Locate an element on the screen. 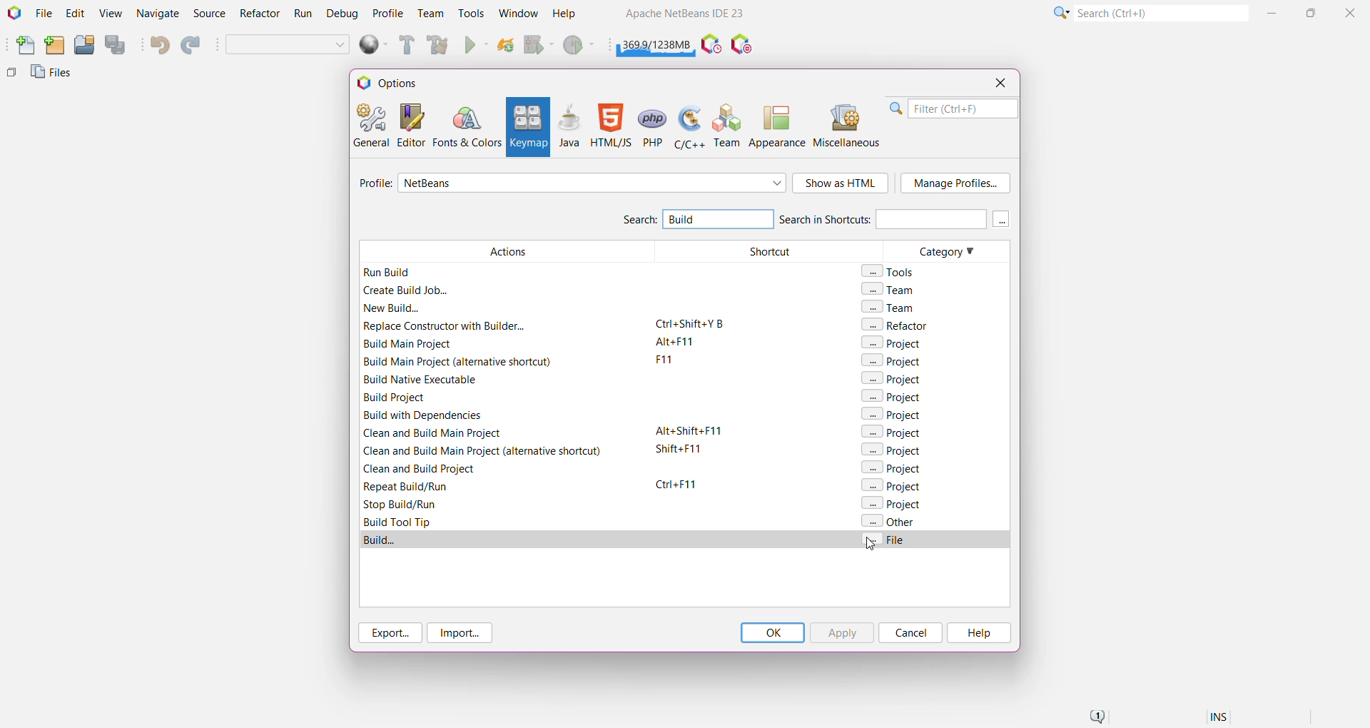  Help is located at coordinates (571, 15).